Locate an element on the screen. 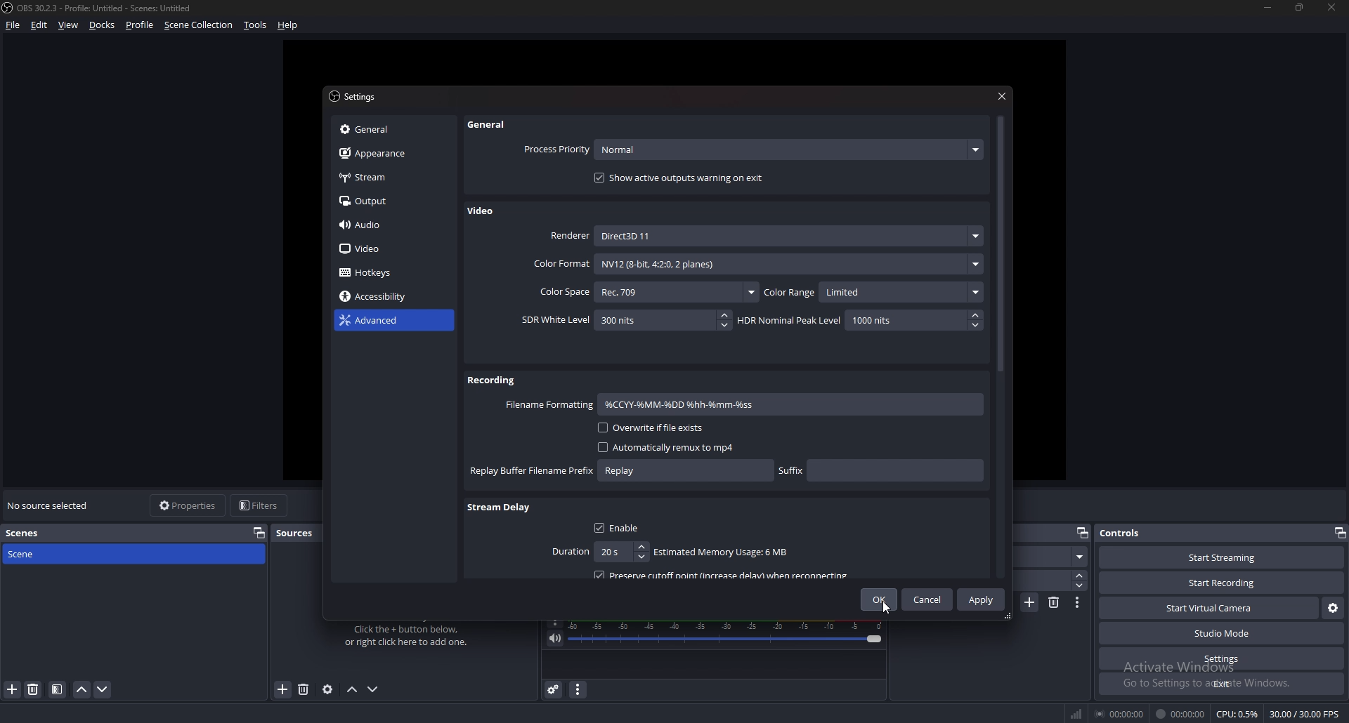 Image resolution: width=1349 pixels, height=723 pixels. pop out is located at coordinates (1340, 532).